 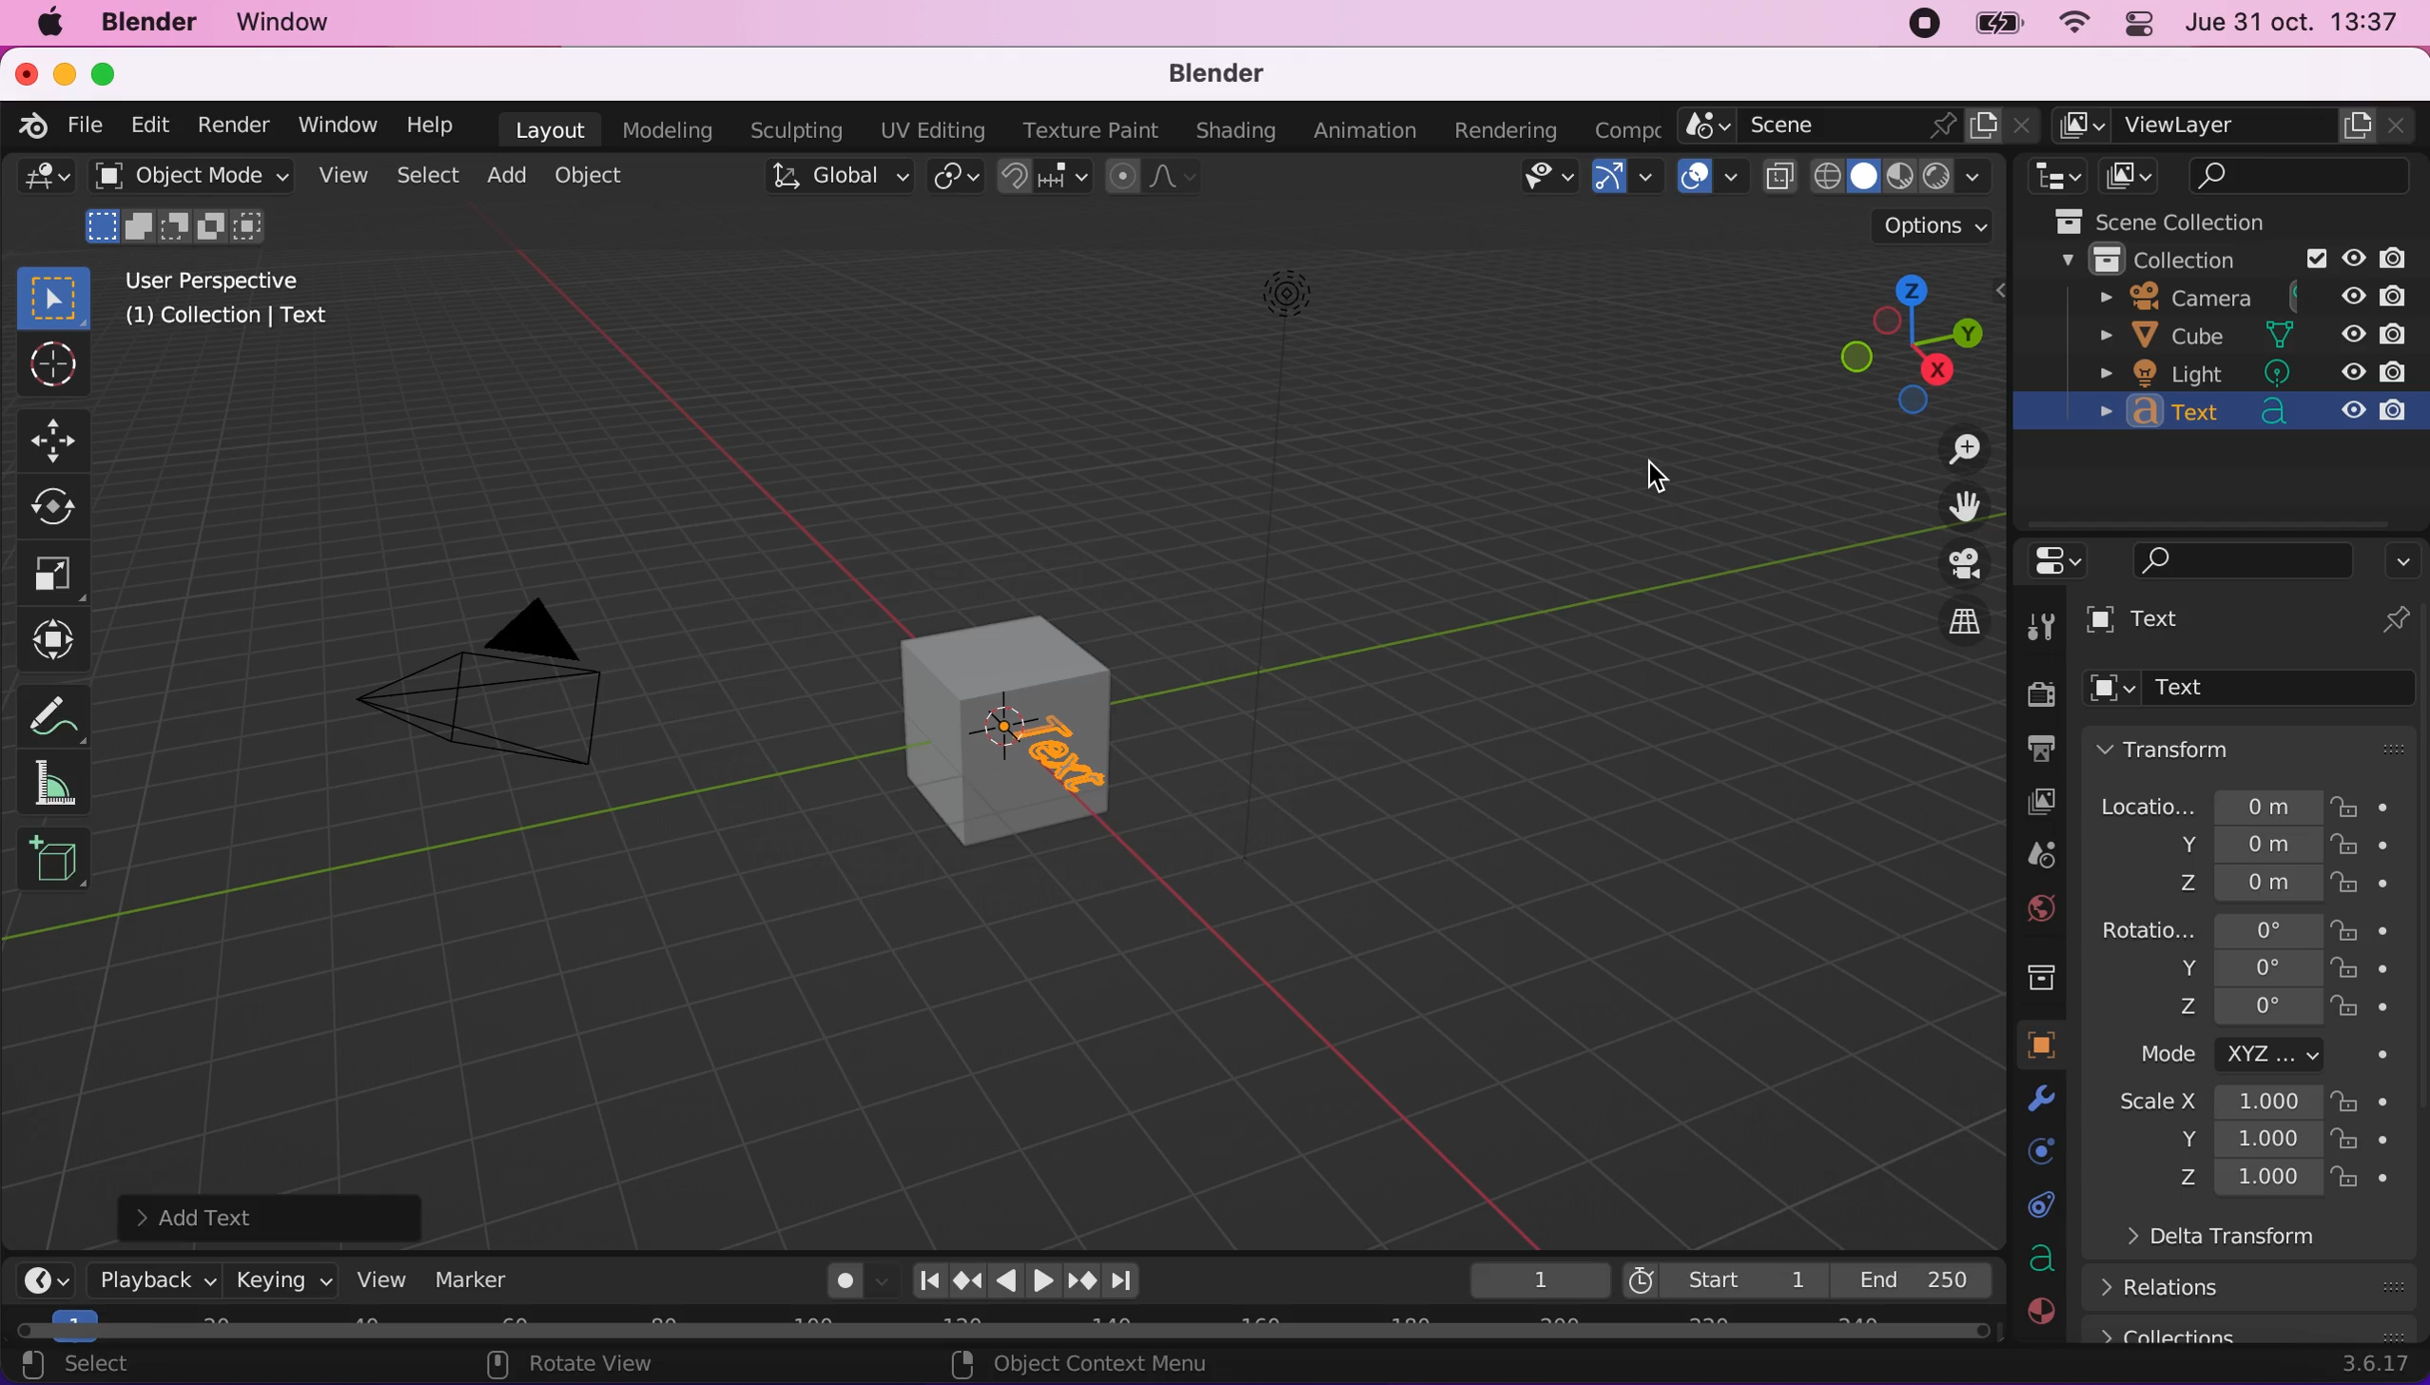 What do you see at coordinates (2207, 1101) in the screenshot?
I see `ScaleX 1.000` at bounding box center [2207, 1101].